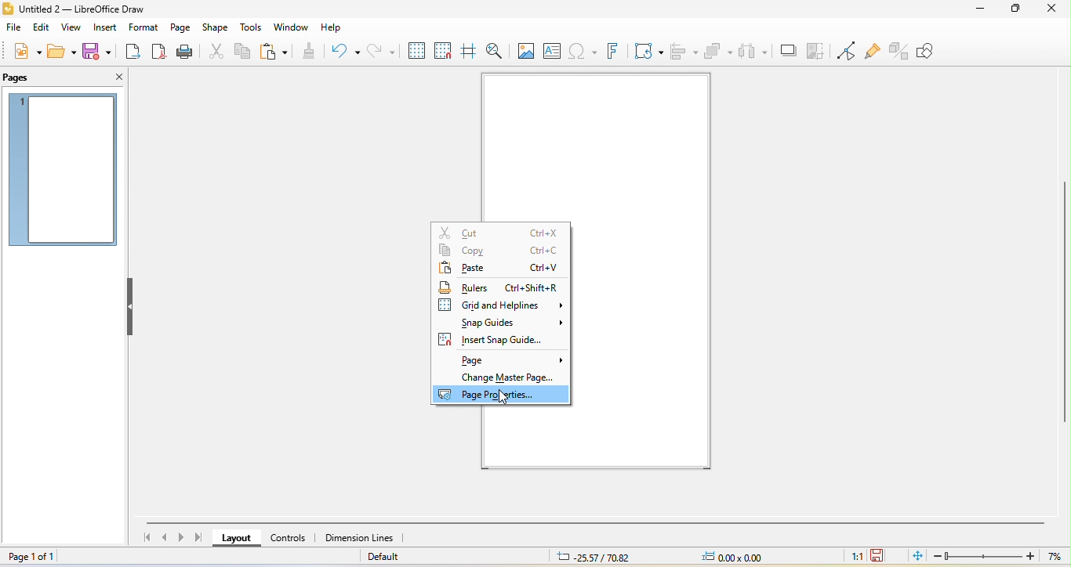 This screenshot has width=1071, height=567. Describe the element at coordinates (25, 52) in the screenshot. I see `new` at that location.